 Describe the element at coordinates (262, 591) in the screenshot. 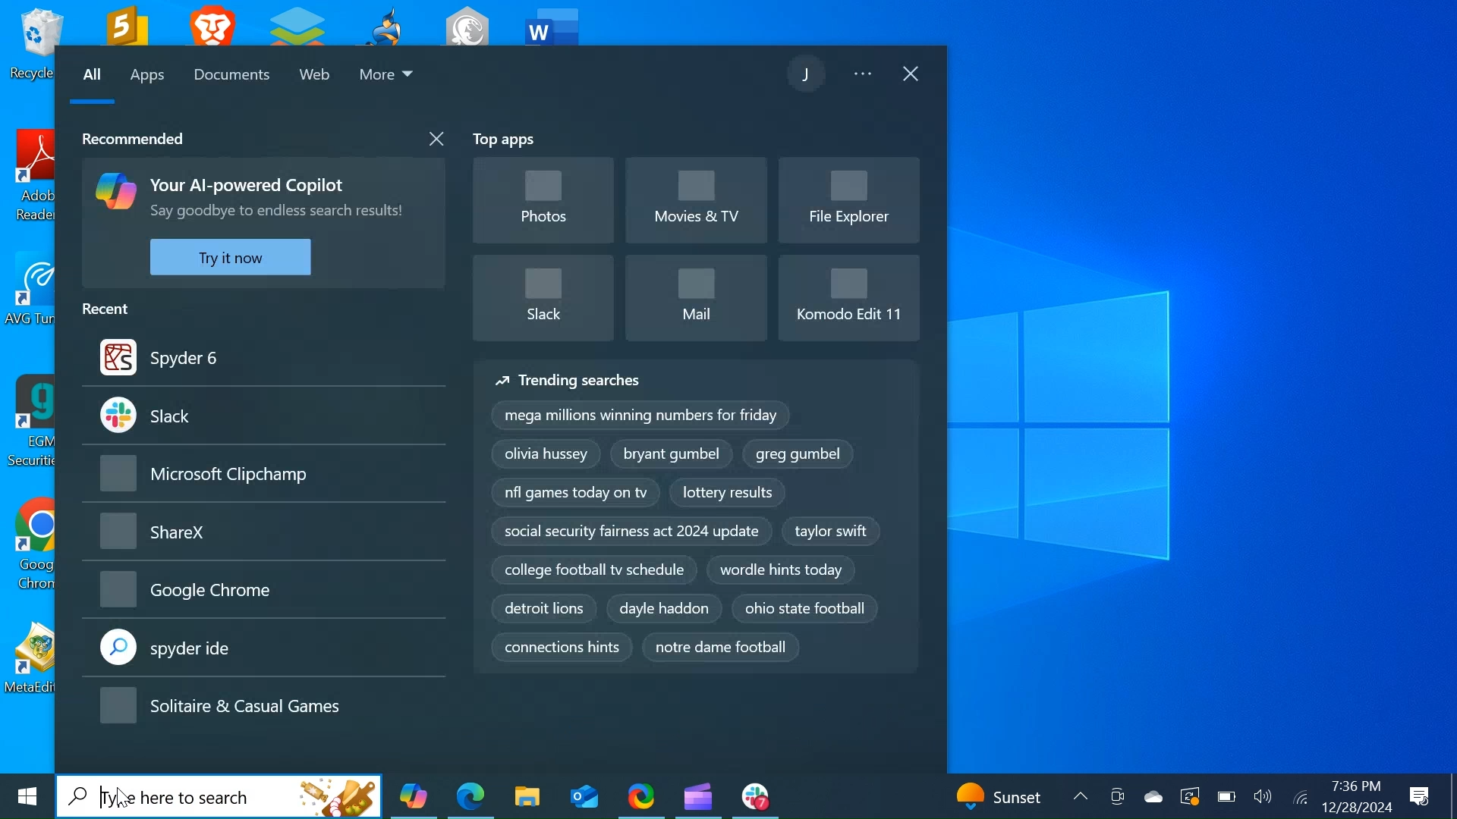

I see `Google Chrome` at that location.